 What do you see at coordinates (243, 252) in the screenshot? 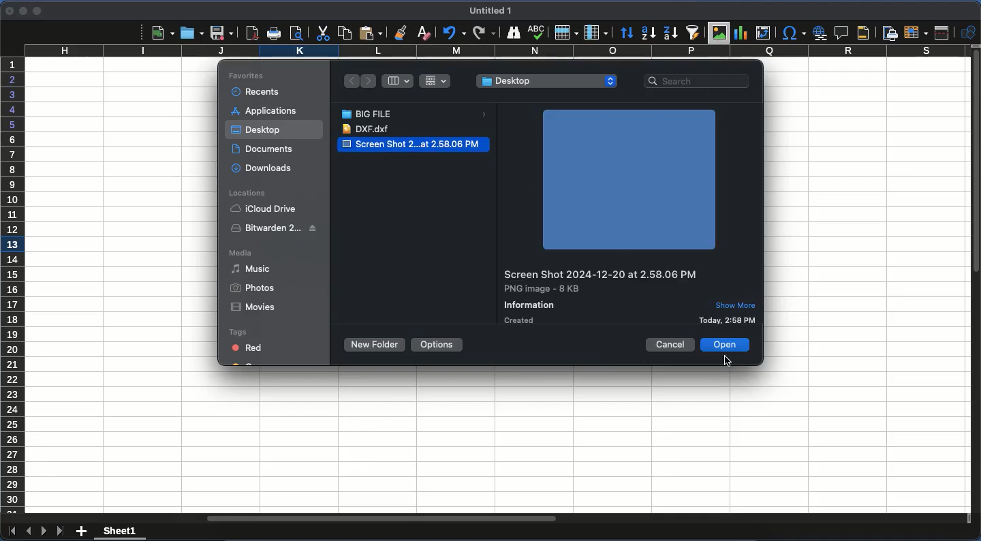
I see `media` at bounding box center [243, 252].